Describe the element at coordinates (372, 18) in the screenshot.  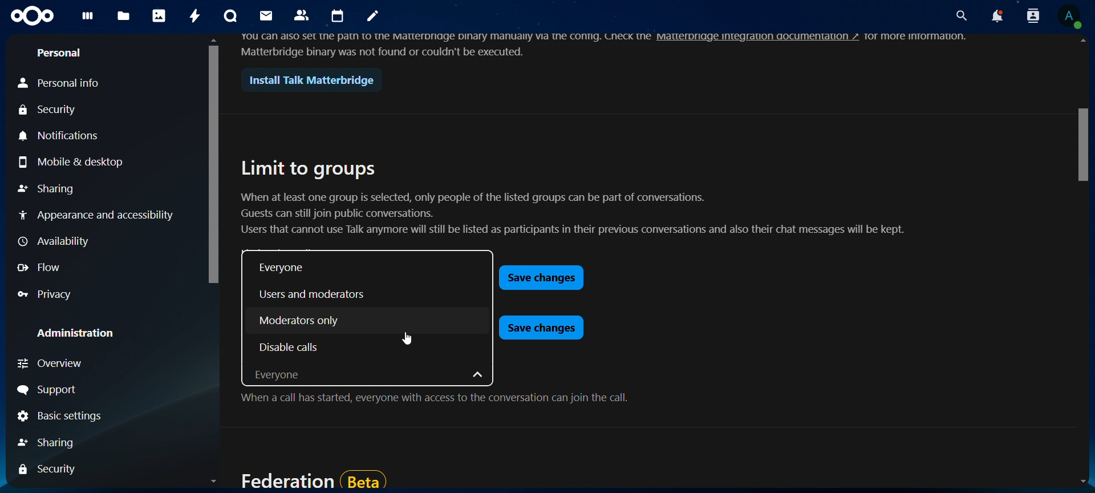
I see `notes` at that location.